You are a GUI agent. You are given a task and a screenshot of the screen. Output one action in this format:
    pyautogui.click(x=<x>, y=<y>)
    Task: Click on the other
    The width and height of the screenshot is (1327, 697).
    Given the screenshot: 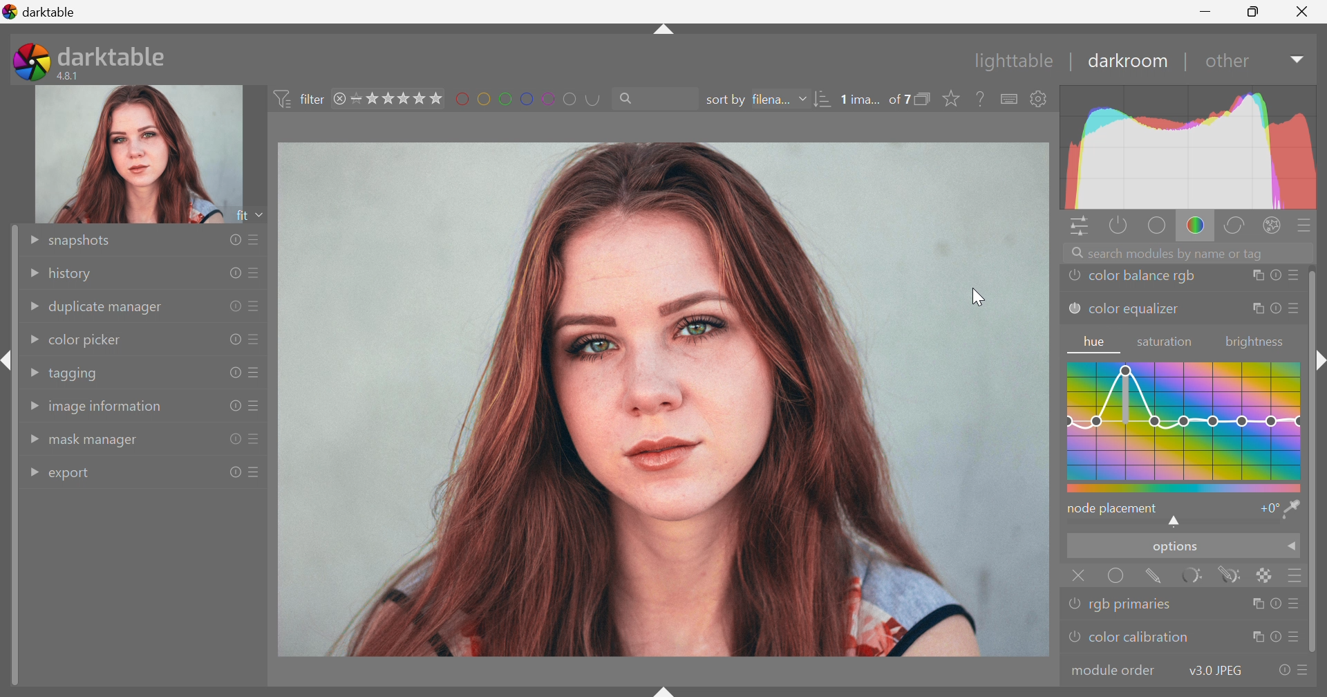 What is the action you would take?
    pyautogui.click(x=1226, y=63)
    